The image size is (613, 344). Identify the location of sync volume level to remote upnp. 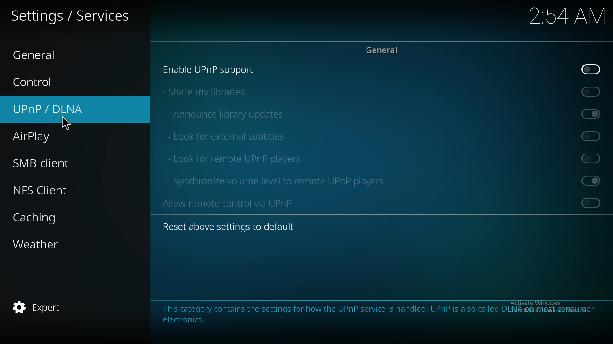
(284, 181).